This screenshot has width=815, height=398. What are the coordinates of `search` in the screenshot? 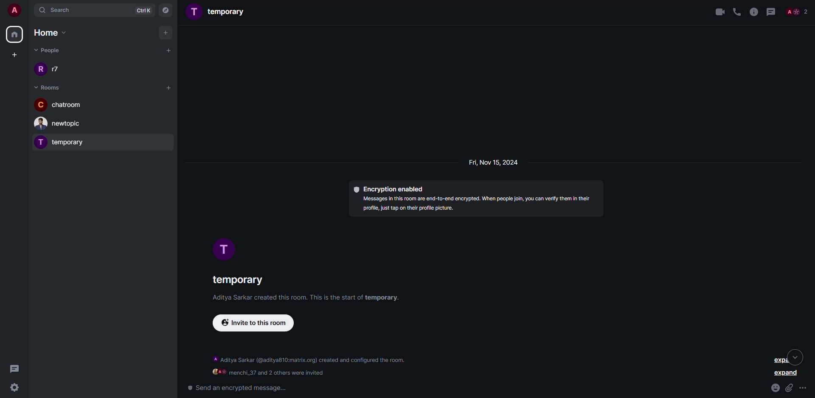 It's located at (62, 10).